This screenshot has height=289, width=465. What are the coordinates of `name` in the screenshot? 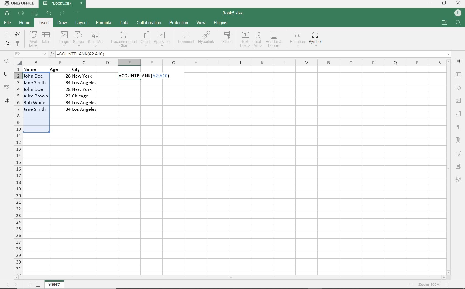 It's located at (33, 69).